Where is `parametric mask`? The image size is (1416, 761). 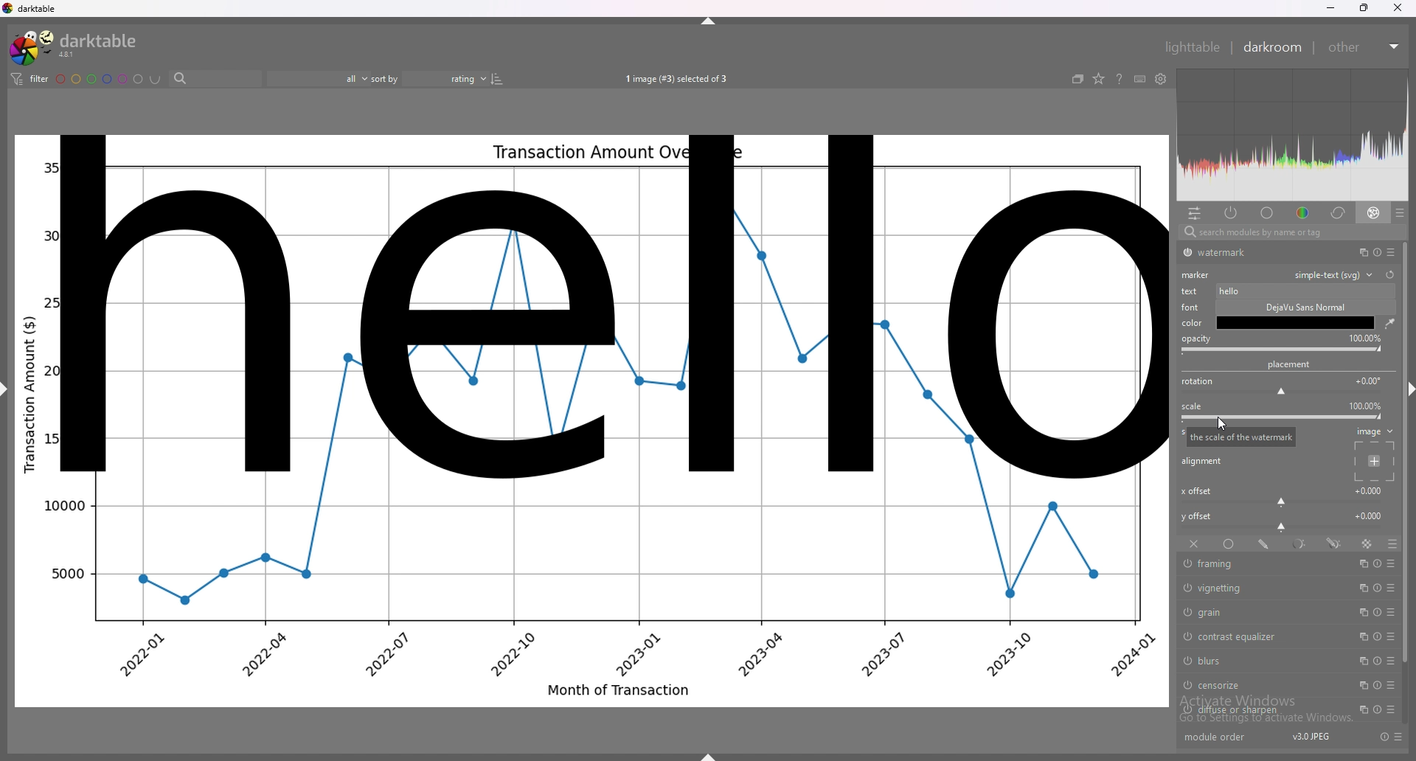 parametric mask is located at coordinates (1301, 543).